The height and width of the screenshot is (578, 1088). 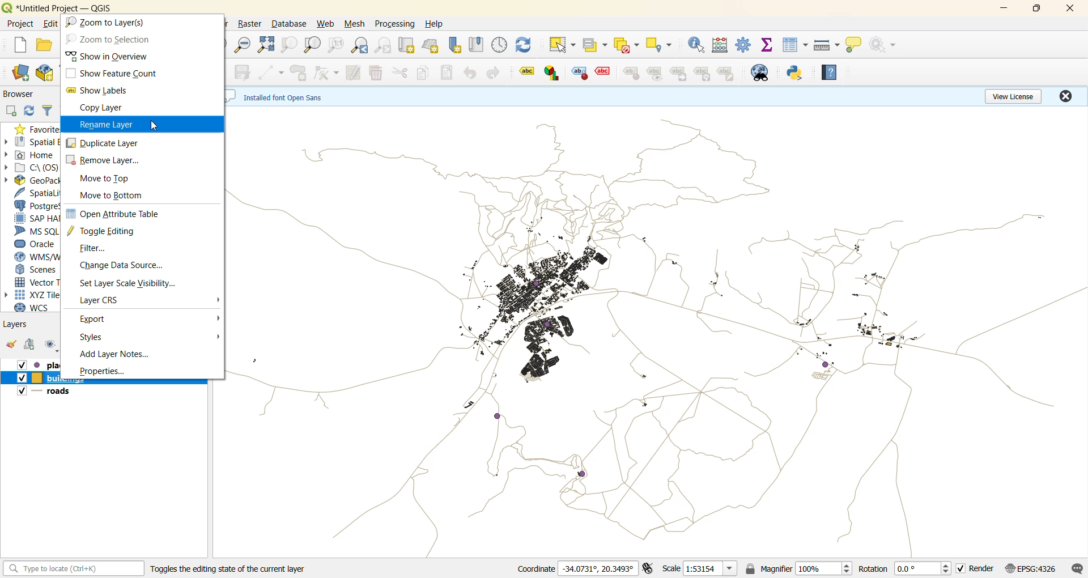 I want to click on open data source manager, so click(x=21, y=73).